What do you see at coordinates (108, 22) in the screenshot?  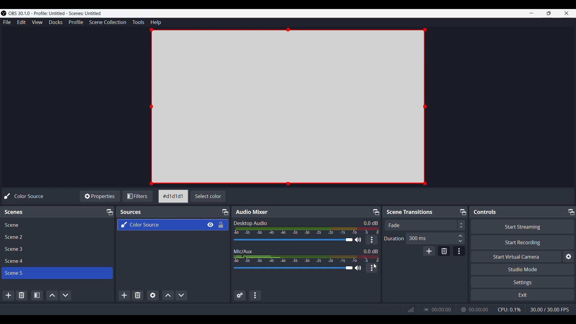 I see `Scene Collection` at bounding box center [108, 22].